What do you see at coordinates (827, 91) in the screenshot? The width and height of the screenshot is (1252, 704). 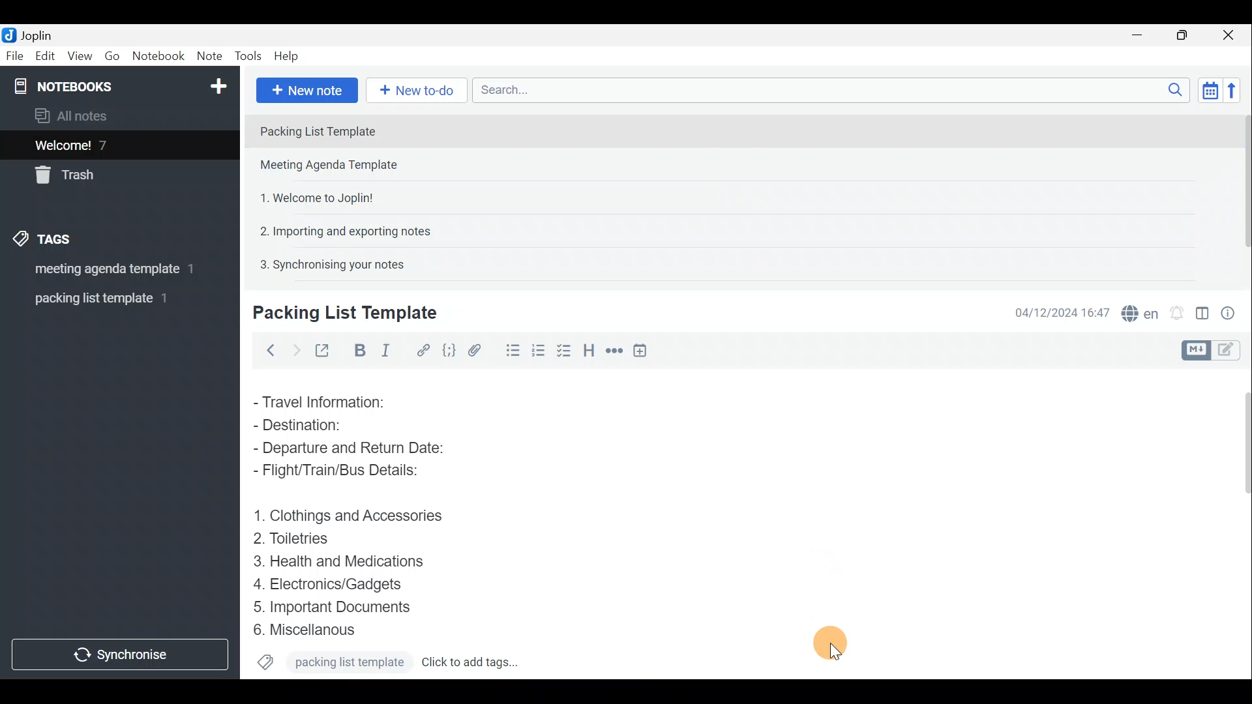 I see `Search bar` at bounding box center [827, 91].